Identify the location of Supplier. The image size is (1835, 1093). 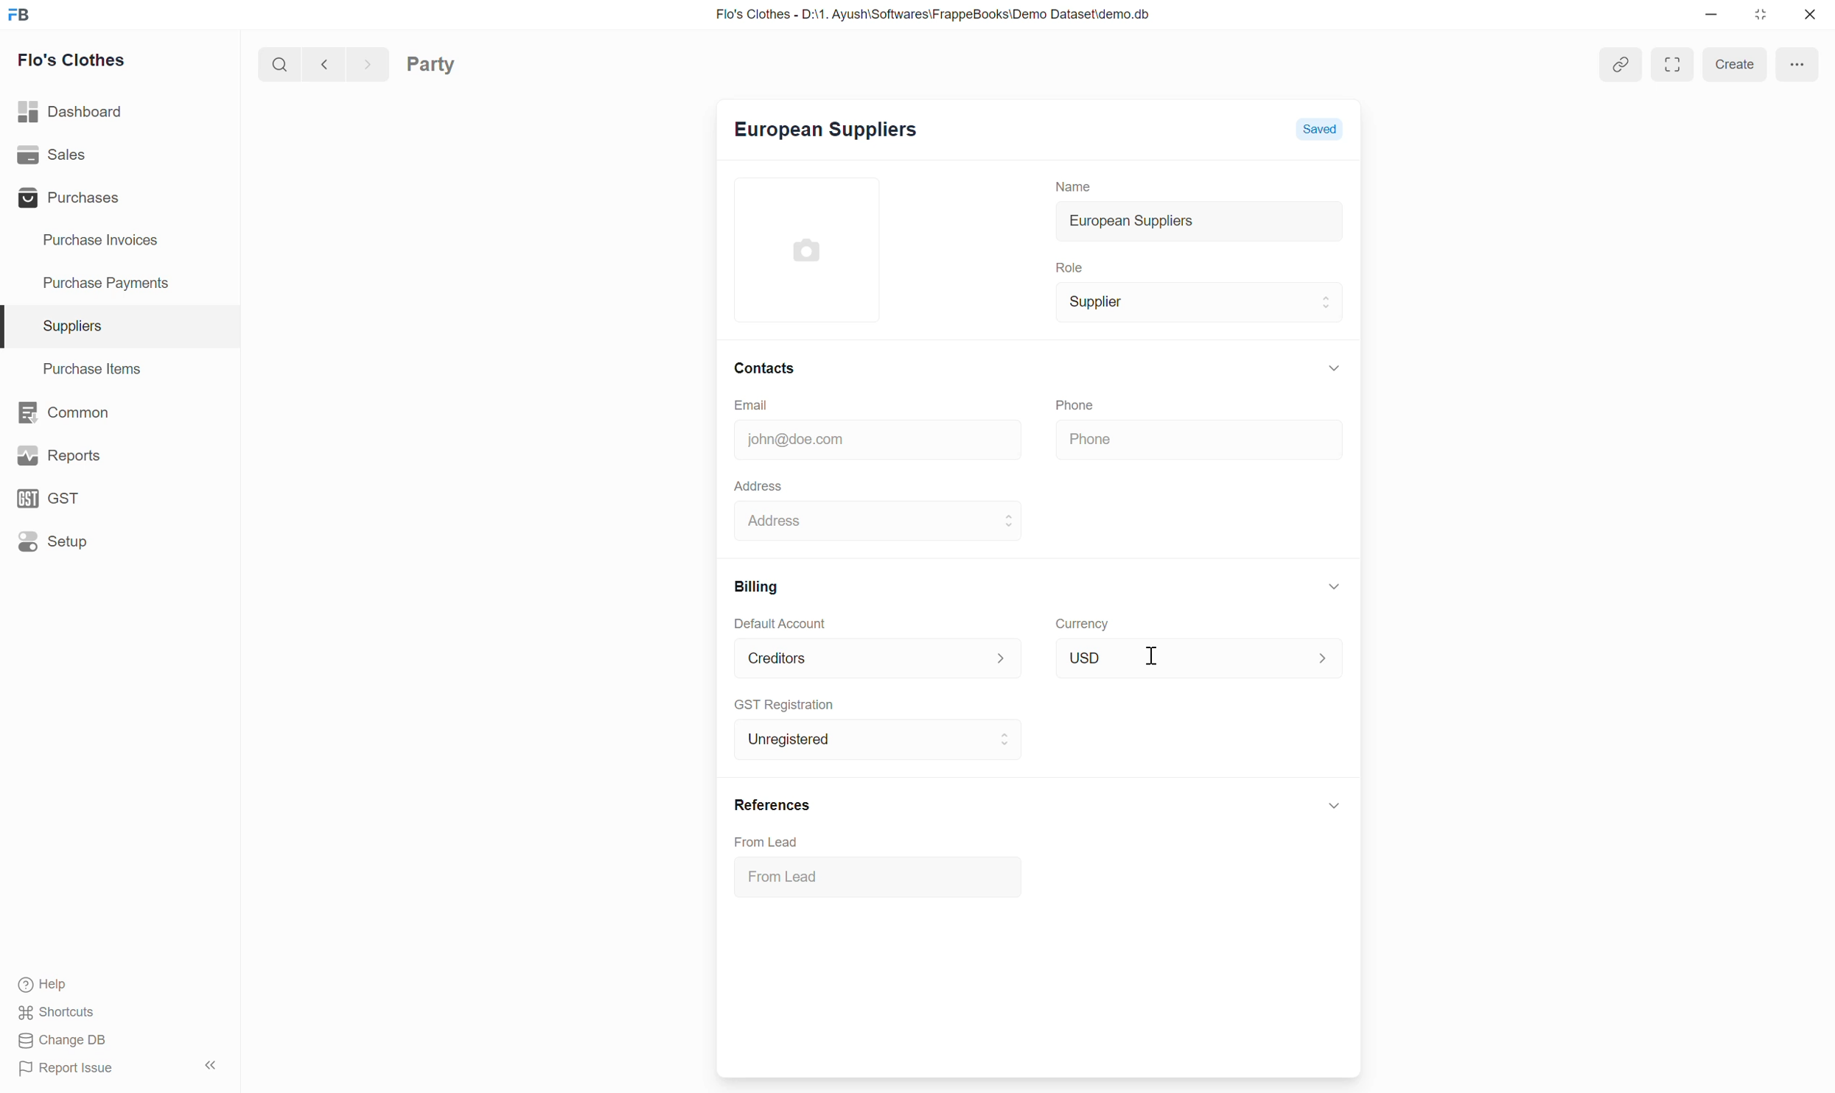
(1090, 302).